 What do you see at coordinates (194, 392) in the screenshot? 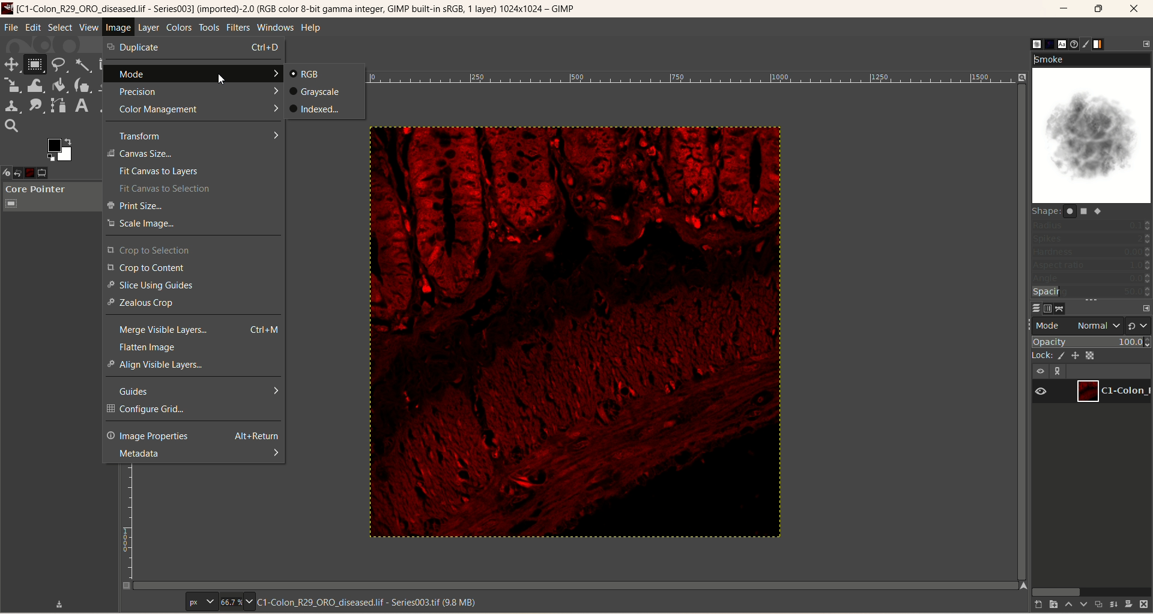
I see `guides` at bounding box center [194, 392].